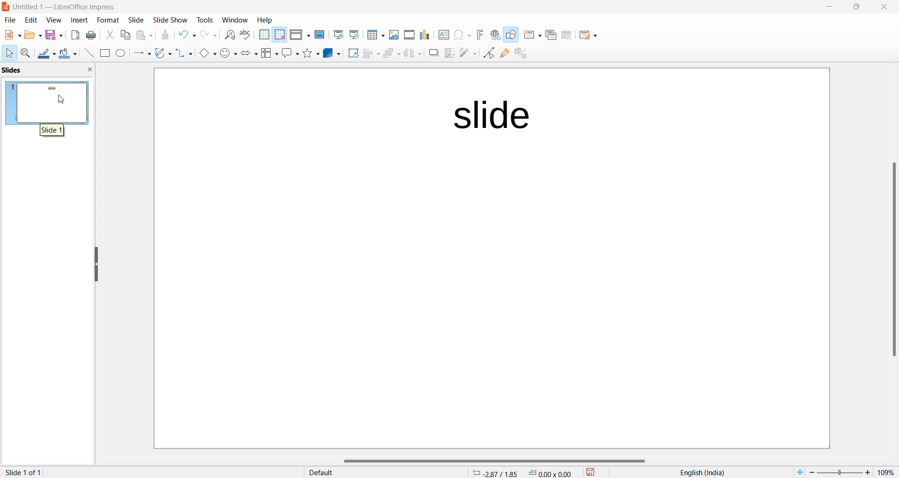 The height and width of the screenshot is (478, 899). What do you see at coordinates (590, 472) in the screenshot?
I see `save` at bounding box center [590, 472].